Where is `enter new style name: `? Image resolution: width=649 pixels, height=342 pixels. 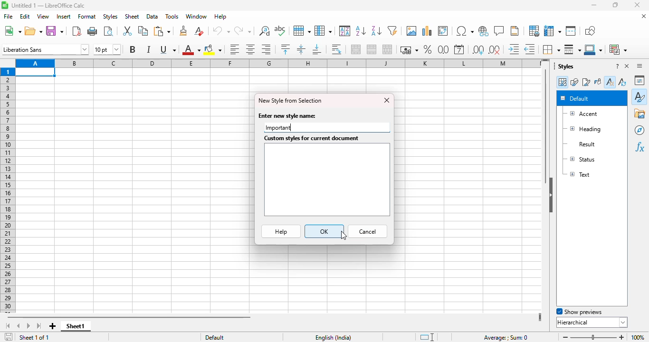 enter new style name:  is located at coordinates (287, 116).